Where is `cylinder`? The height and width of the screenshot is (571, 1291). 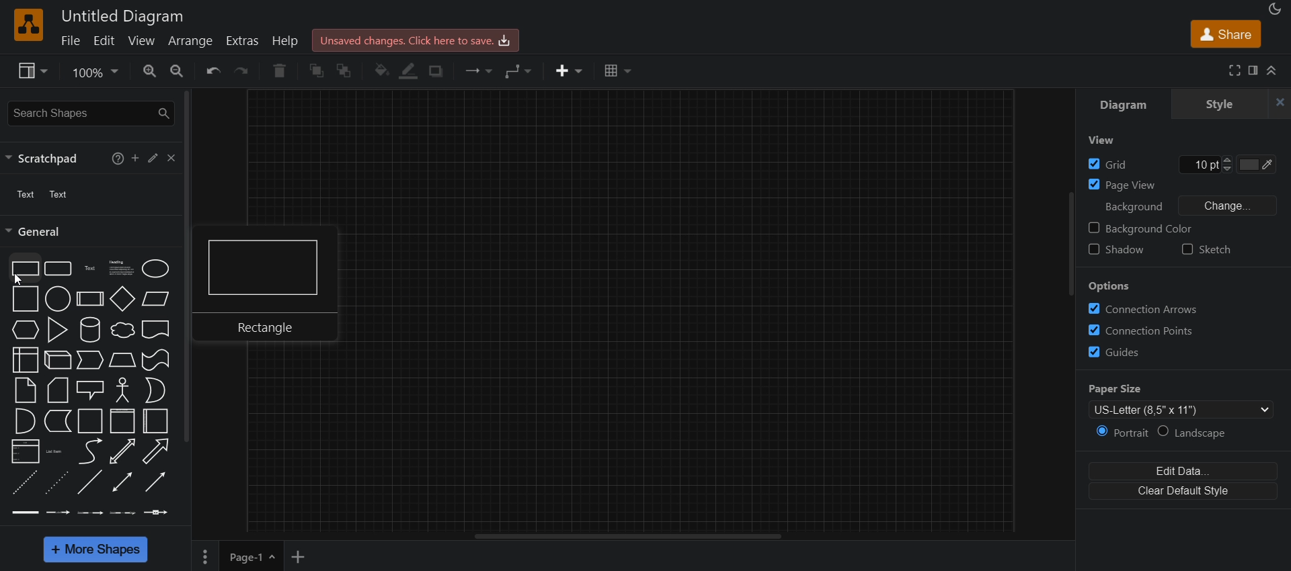
cylinder is located at coordinates (89, 331).